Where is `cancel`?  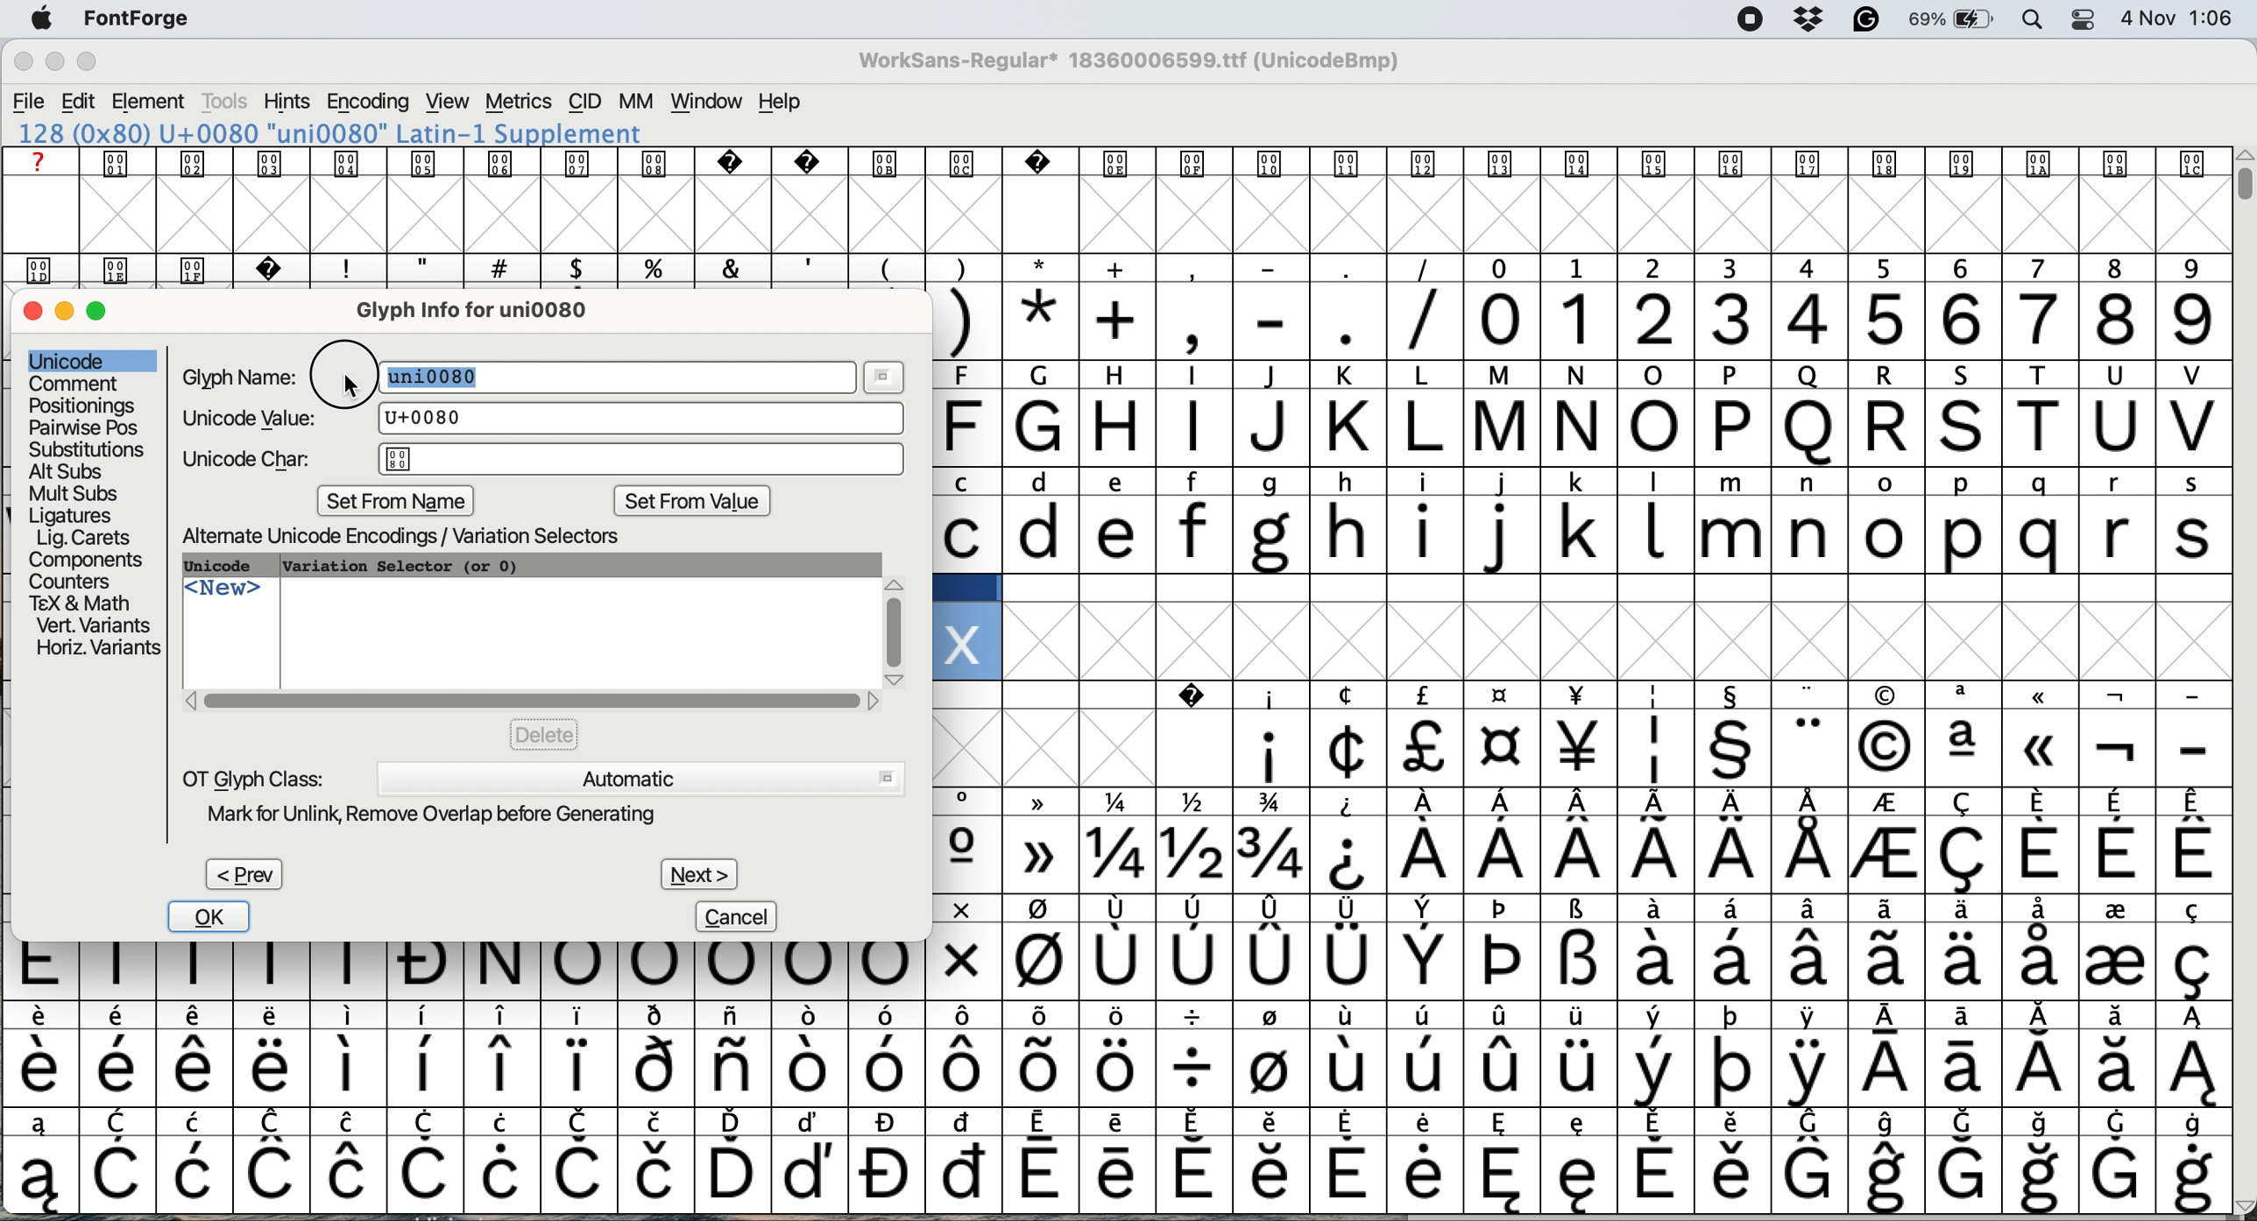 cancel is located at coordinates (739, 916).